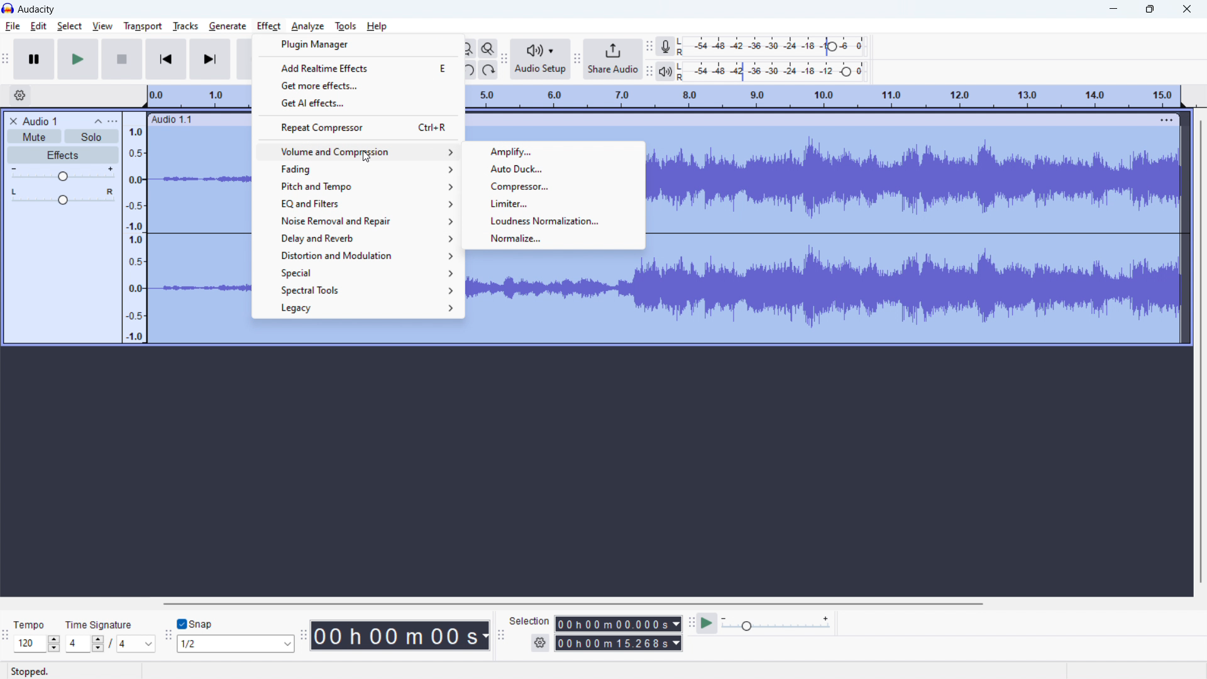 This screenshot has height=679, width=1207. Describe the element at coordinates (357, 86) in the screenshot. I see `get more effects` at that location.